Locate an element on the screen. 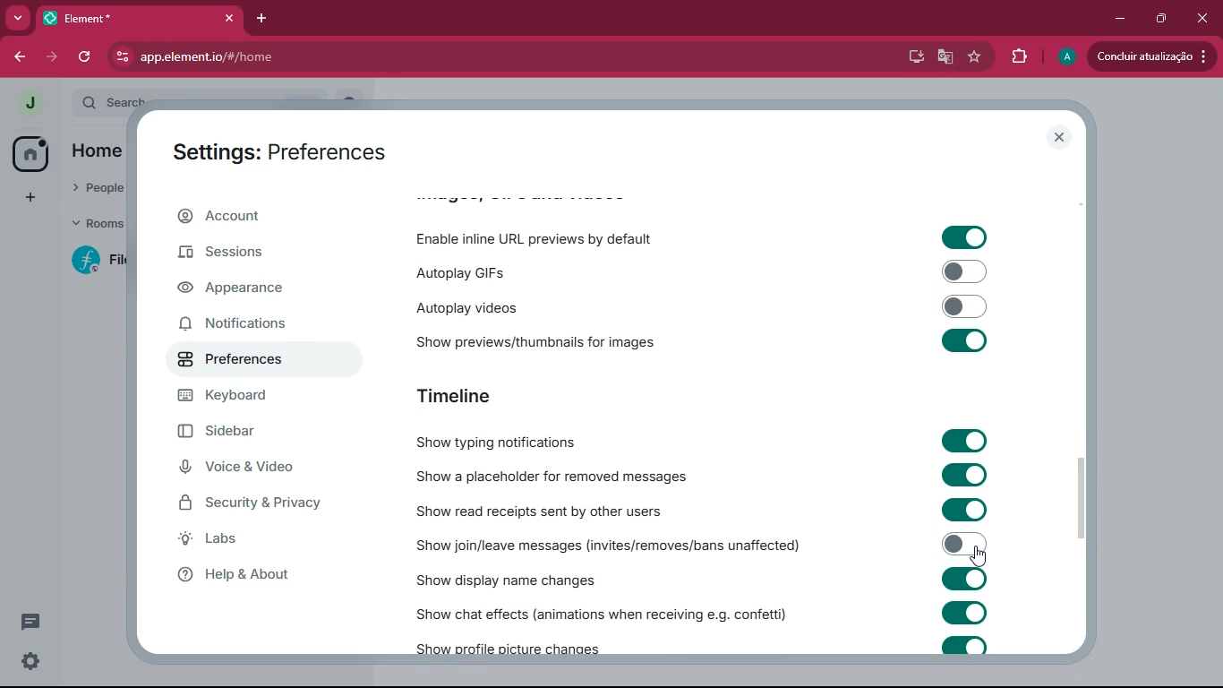 This screenshot has width=1223, height=688. autoplay GIFs is located at coordinates (500, 271).